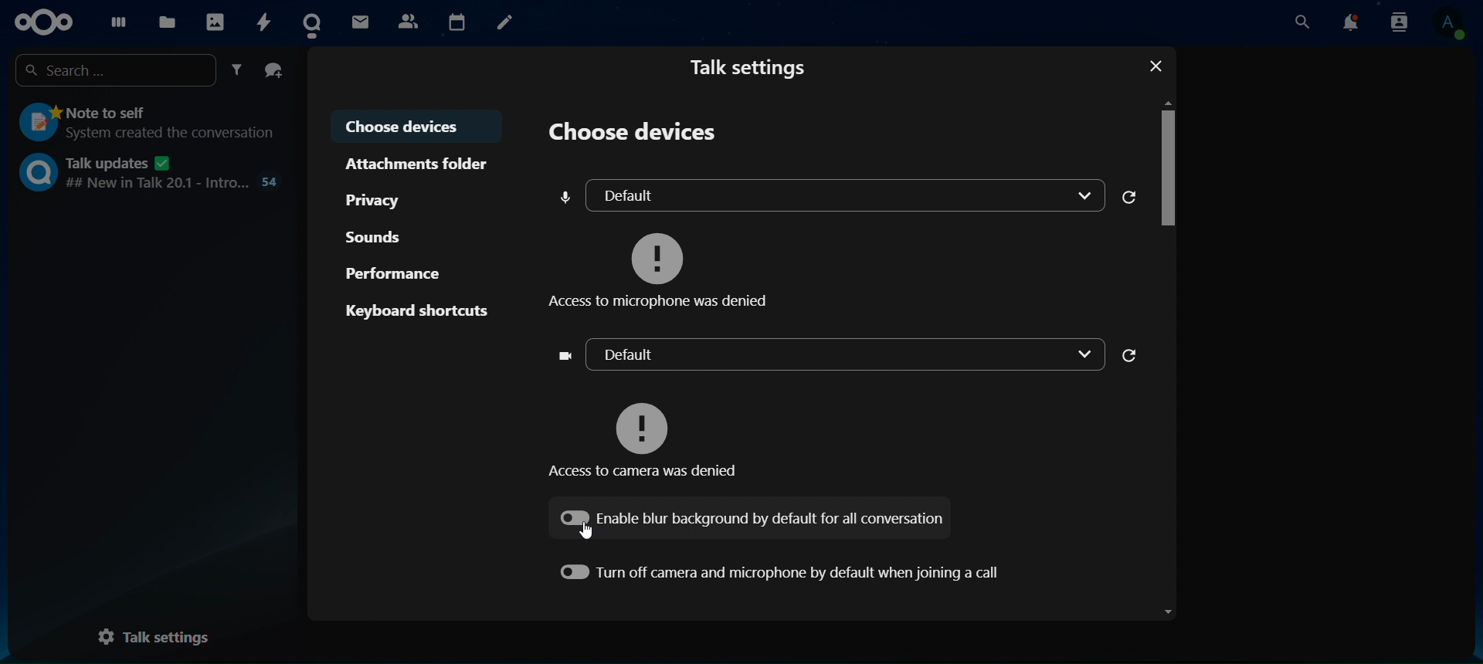  Describe the element at coordinates (749, 69) in the screenshot. I see `talk settings` at that location.